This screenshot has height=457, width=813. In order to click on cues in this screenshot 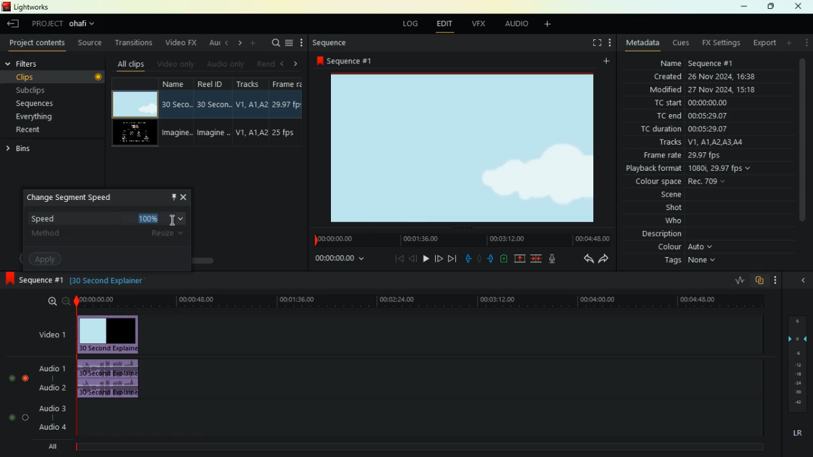, I will do `click(682, 43)`.